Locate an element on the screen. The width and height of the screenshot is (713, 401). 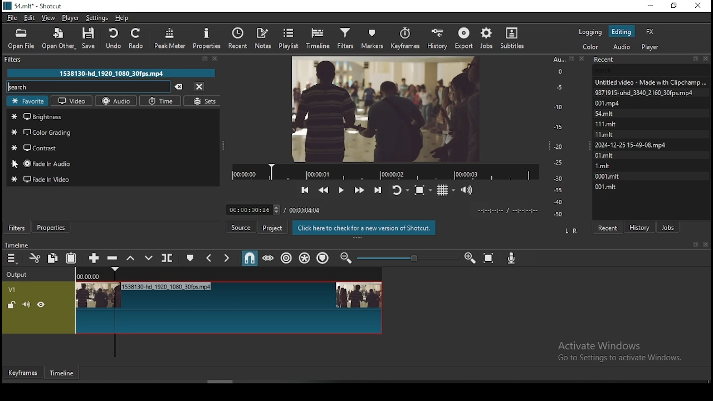
snap is located at coordinates (247, 258).